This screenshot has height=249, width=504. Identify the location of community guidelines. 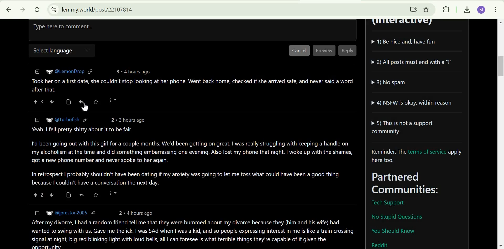
(414, 87).